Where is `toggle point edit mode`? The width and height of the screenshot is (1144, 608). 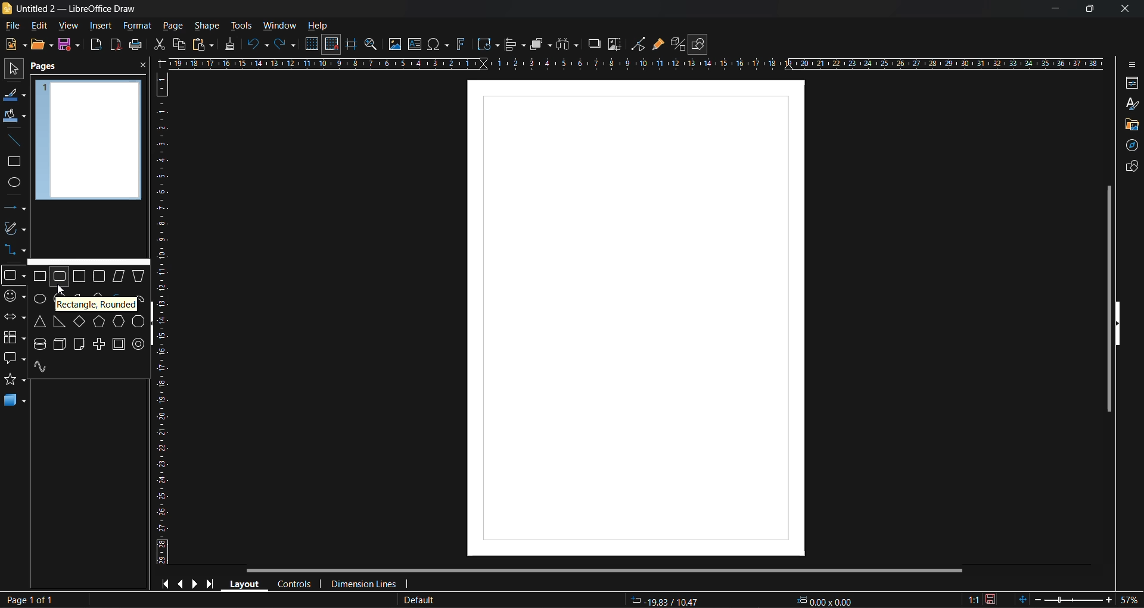
toggle point edit mode is located at coordinates (640, 45).